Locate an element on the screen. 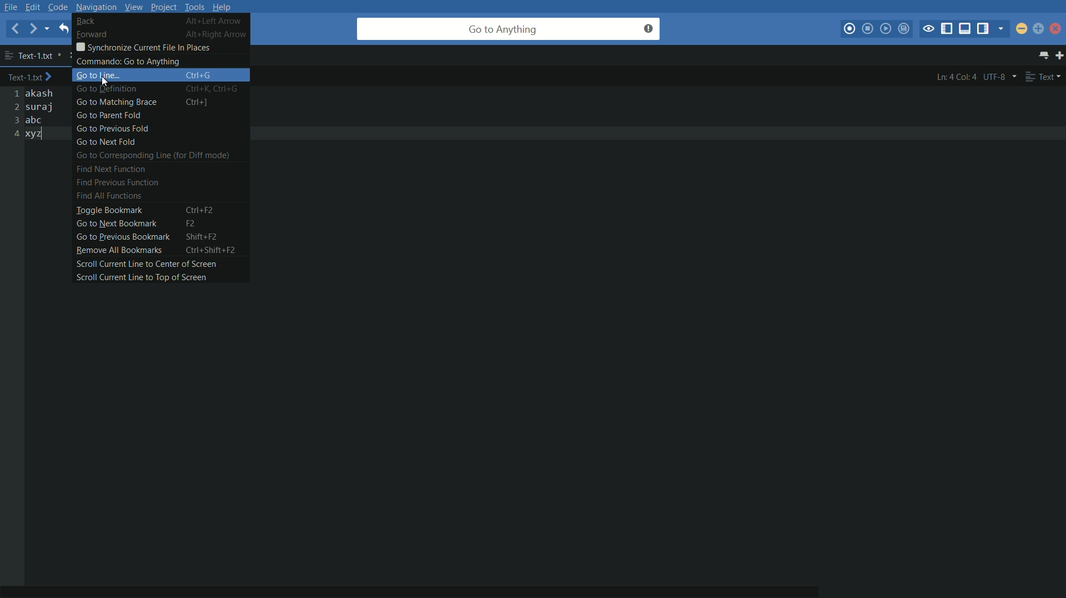  close is located at coordinates (1057, 31).